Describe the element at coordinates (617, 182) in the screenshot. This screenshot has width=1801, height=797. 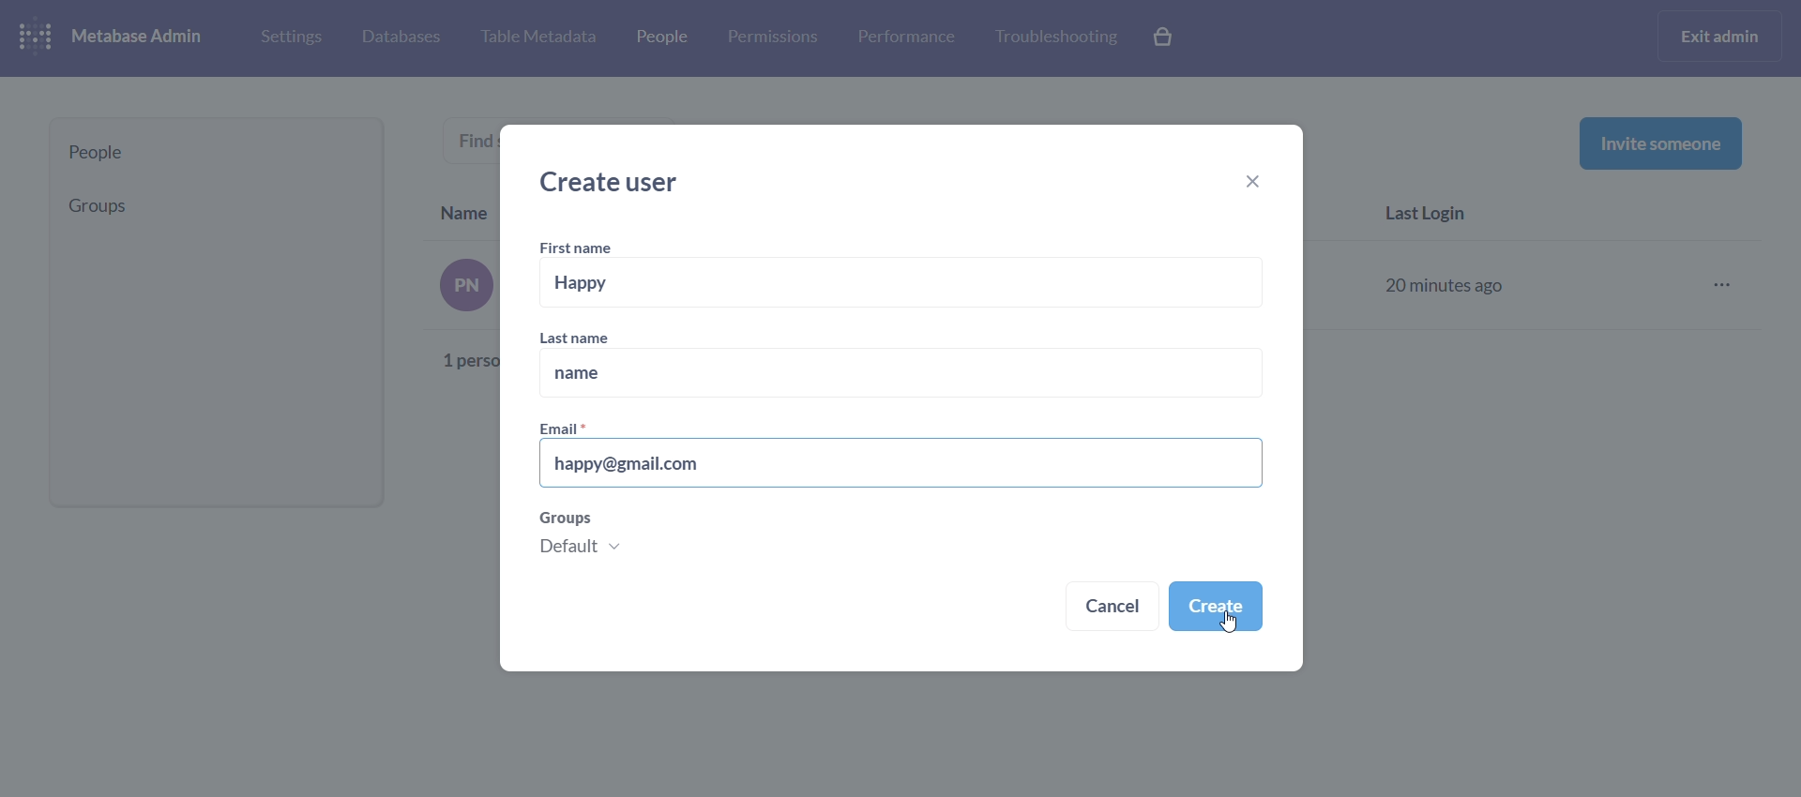
I see `create user` at that location.